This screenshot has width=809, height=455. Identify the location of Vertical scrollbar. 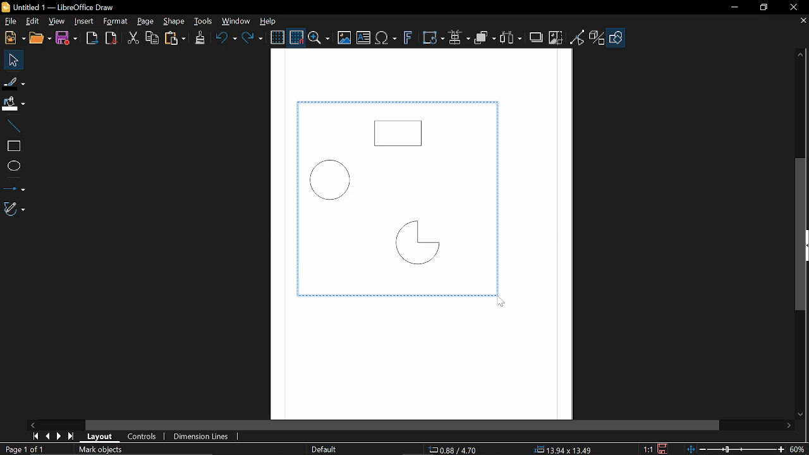
(800, 234).